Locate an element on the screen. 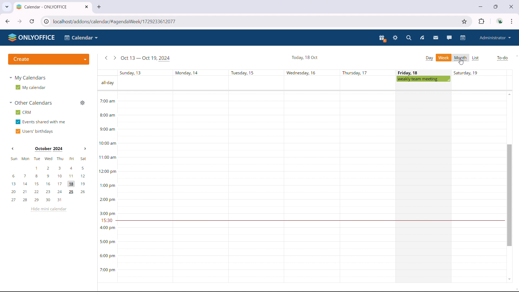 The width and height of the screenshot is (519, 292). scrollbar is located at coordinates (510, 195).